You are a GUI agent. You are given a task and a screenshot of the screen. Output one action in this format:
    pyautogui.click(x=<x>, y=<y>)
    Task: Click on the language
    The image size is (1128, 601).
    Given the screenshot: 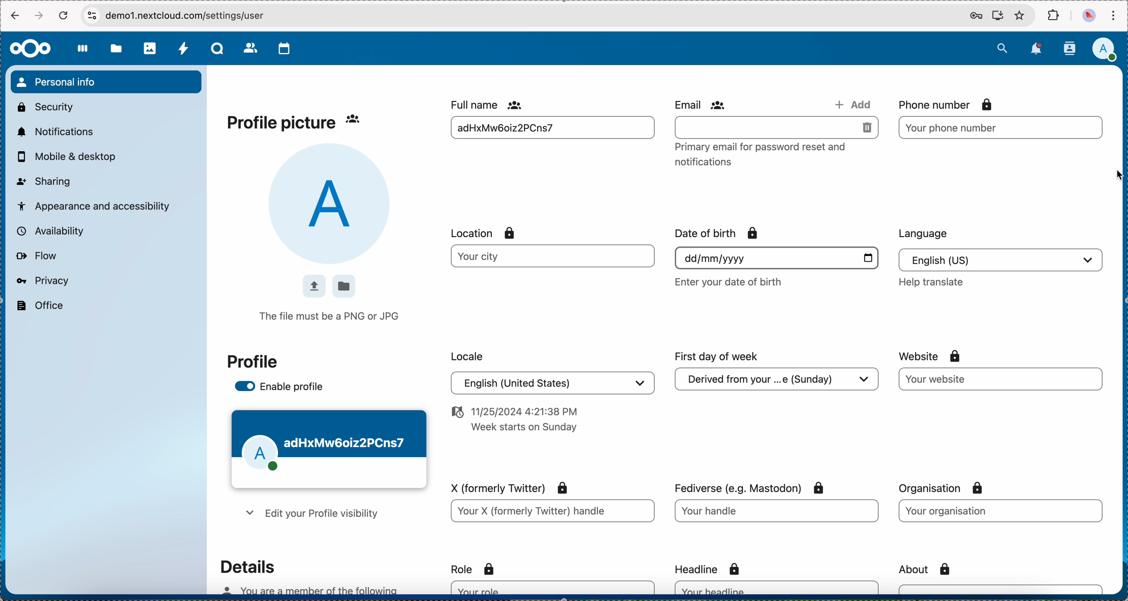 What is the action you would take?
    pyautogui.click(x=1000, y=259)
    